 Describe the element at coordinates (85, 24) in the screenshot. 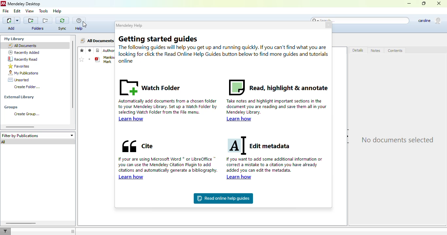

I see `cursor` at that location.